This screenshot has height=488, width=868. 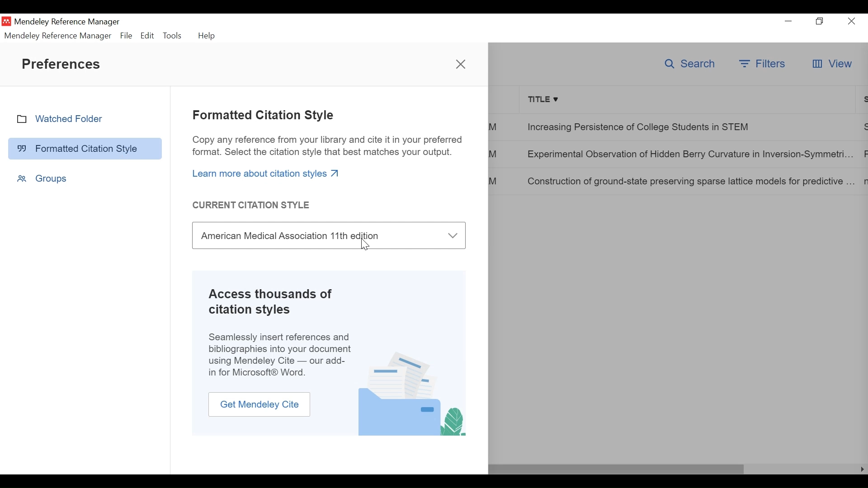 I want to click on Preferences, so click(x=62, y=64).